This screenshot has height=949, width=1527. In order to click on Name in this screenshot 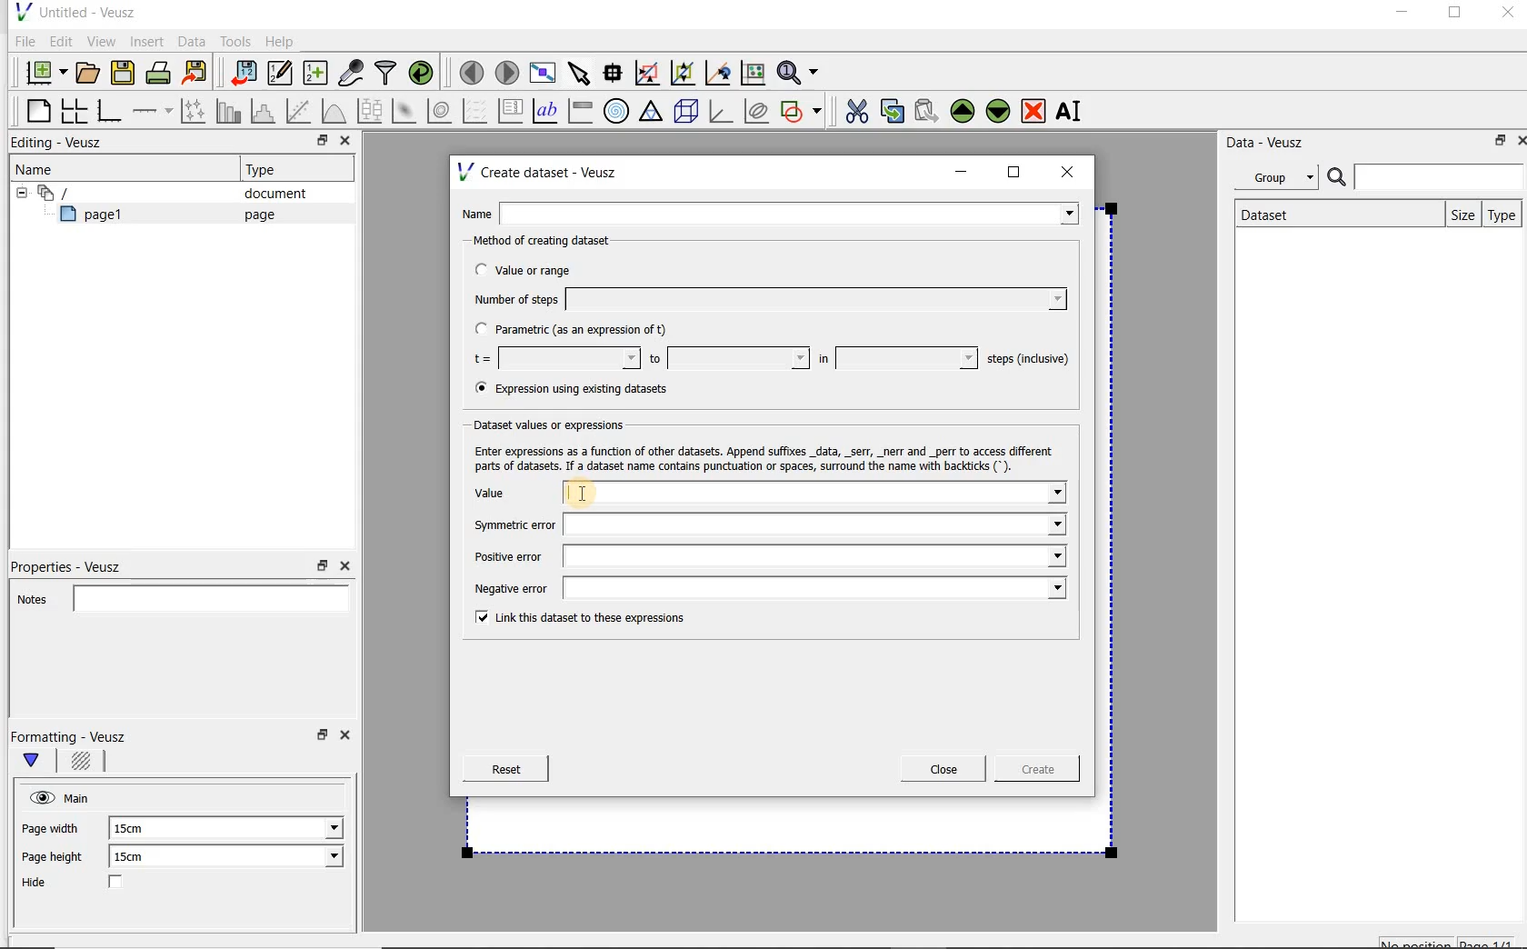, I will do `click(40, 168)`.